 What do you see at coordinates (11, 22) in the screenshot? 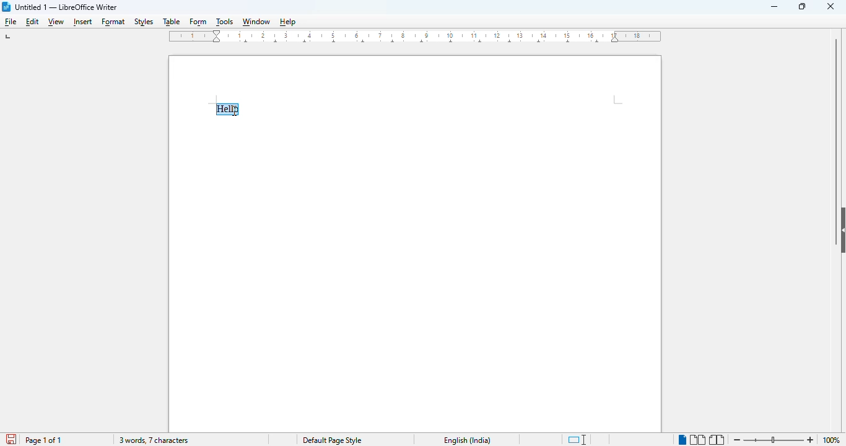
I see `file` at bounding box center [11, 22].